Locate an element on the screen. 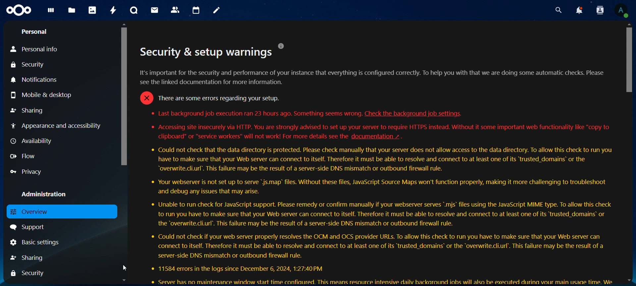  files is located at coordinates (72, 10).